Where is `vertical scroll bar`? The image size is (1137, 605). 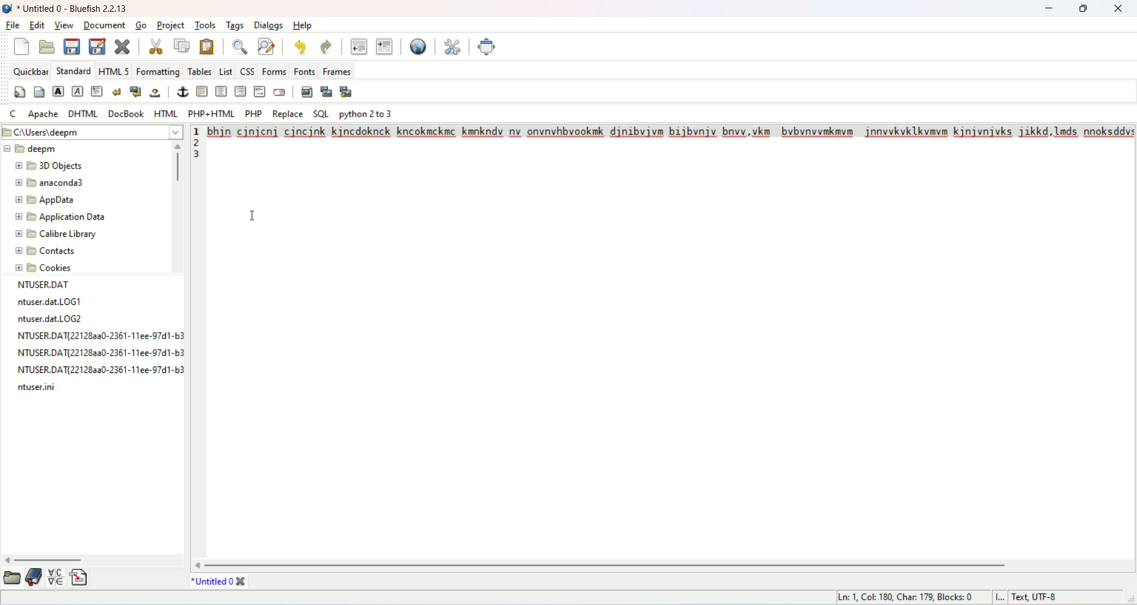 vertical scroll bar is located at coordinates (176, 208).